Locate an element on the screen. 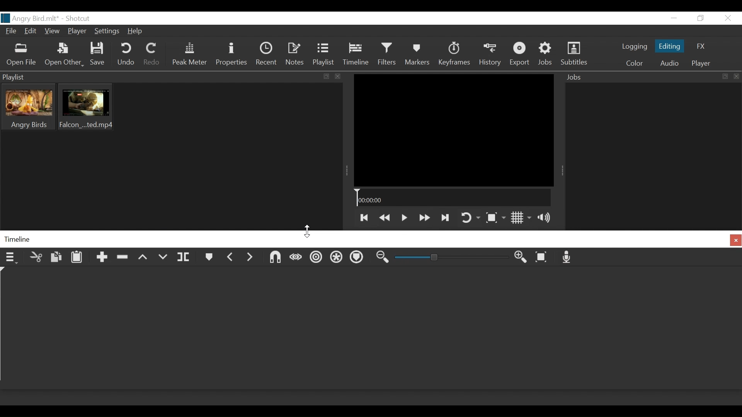 The height and width of the screenshot is (417, 742). Copy is located at coordinates (55, 258).